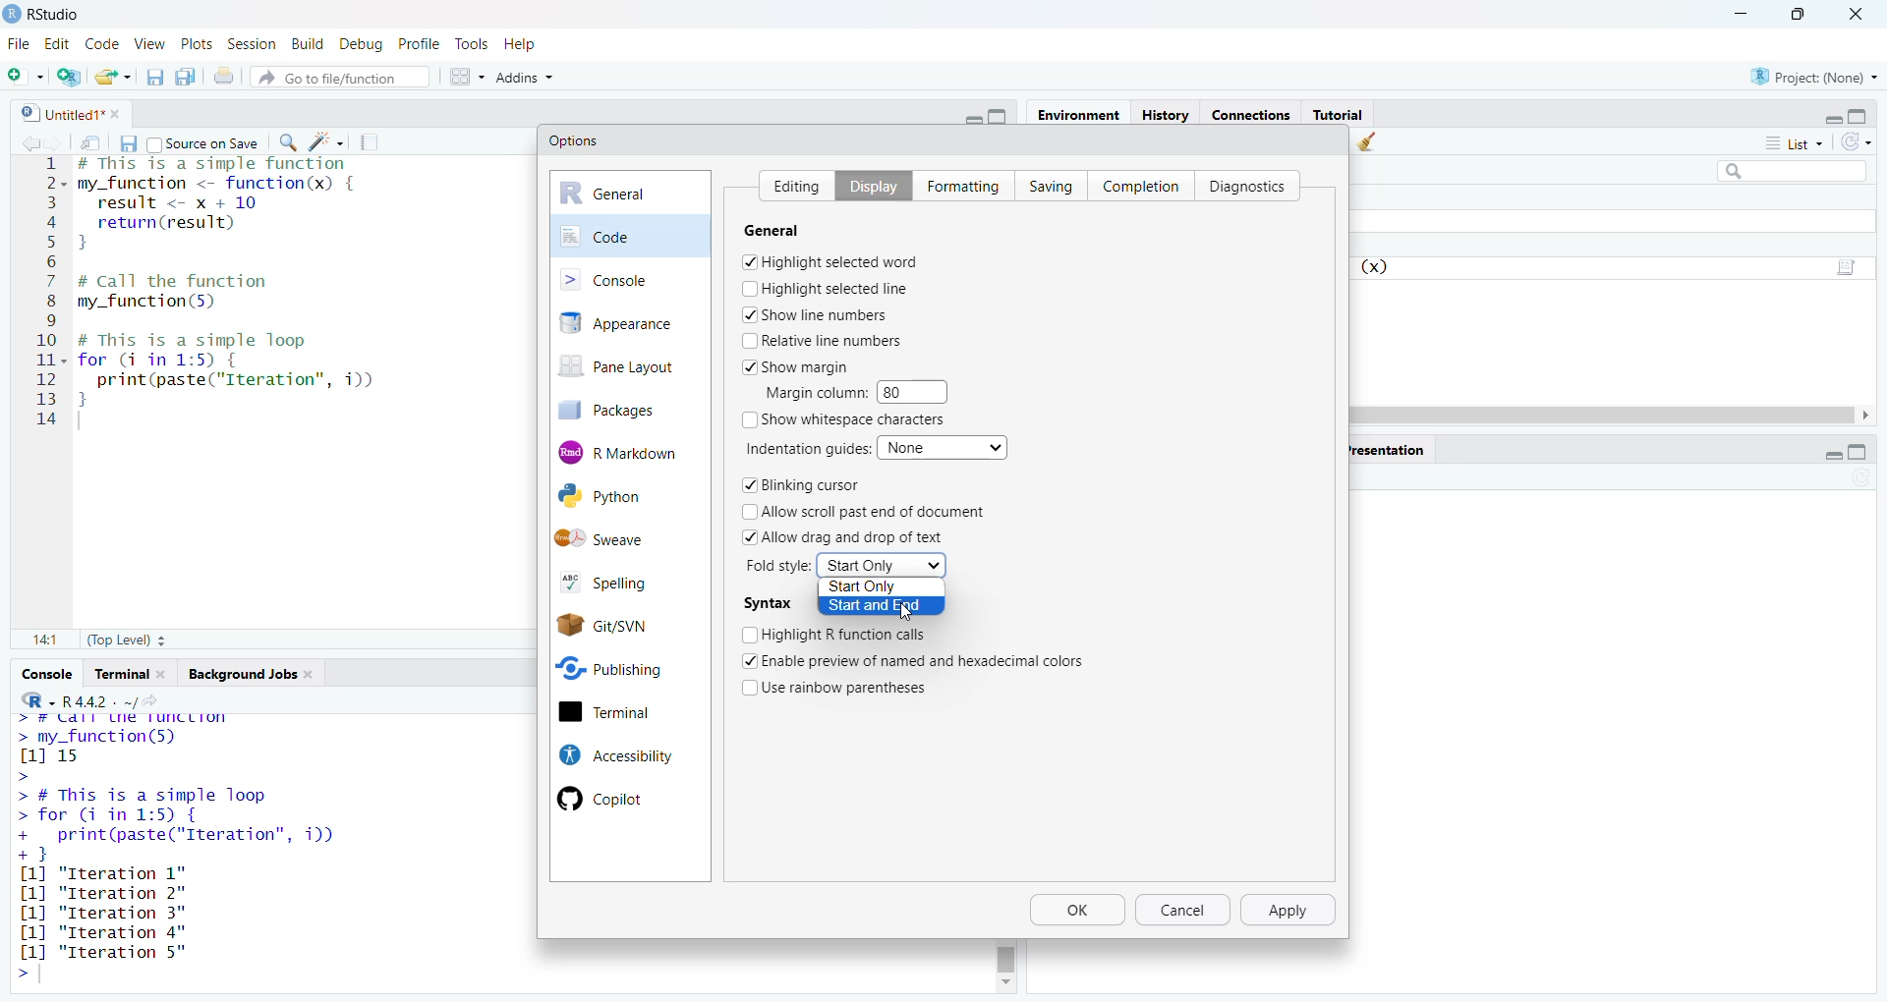 The width and height of the screenshot is (1887, 1002). I want to click on margin column, so click(813, 392).